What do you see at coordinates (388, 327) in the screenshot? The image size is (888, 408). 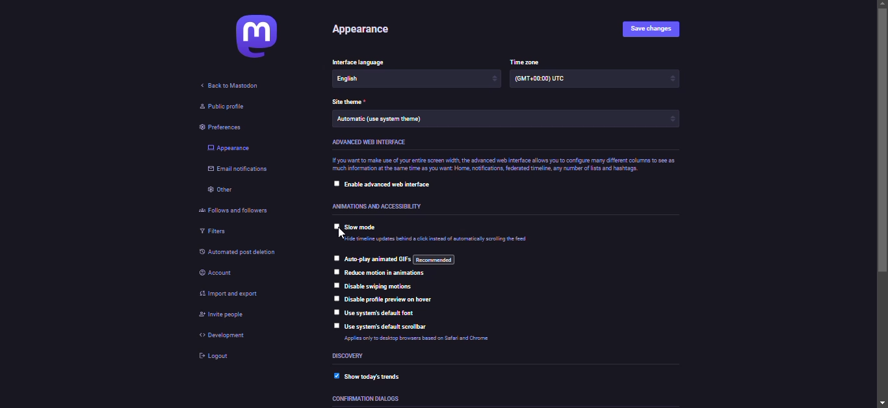 I see `use system's default scrollbar` at bounding box center [388, 327].